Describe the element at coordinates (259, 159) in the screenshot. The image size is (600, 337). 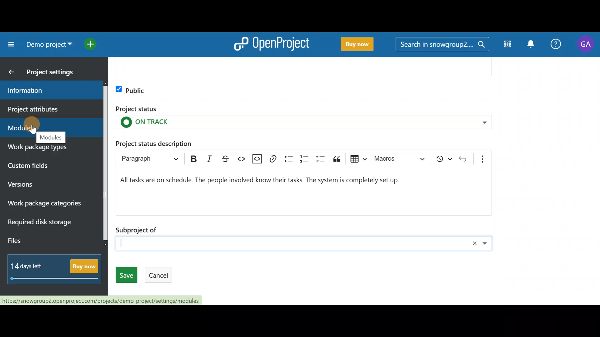
I see `Insert code snoppet` at that location.